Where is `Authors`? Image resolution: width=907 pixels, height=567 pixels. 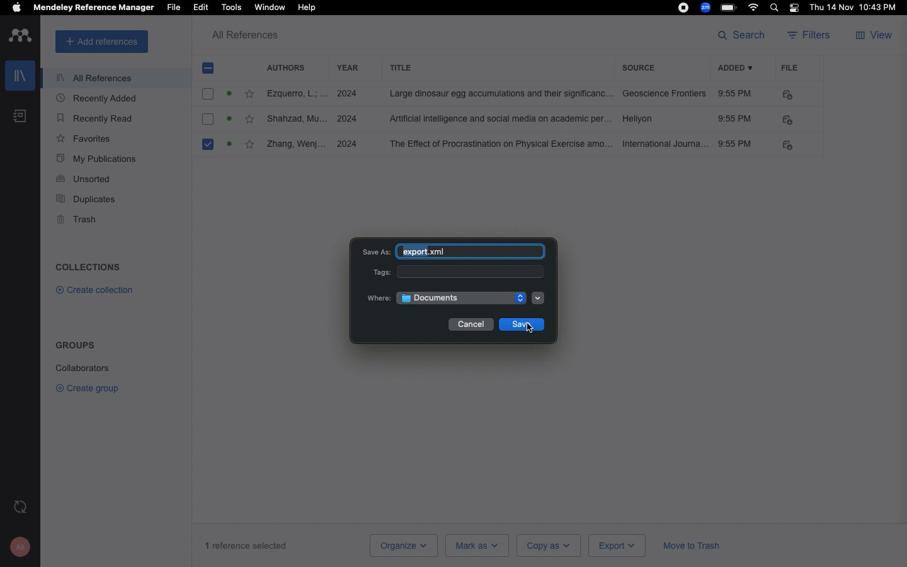 Authors is located at coordinates (290, 67).